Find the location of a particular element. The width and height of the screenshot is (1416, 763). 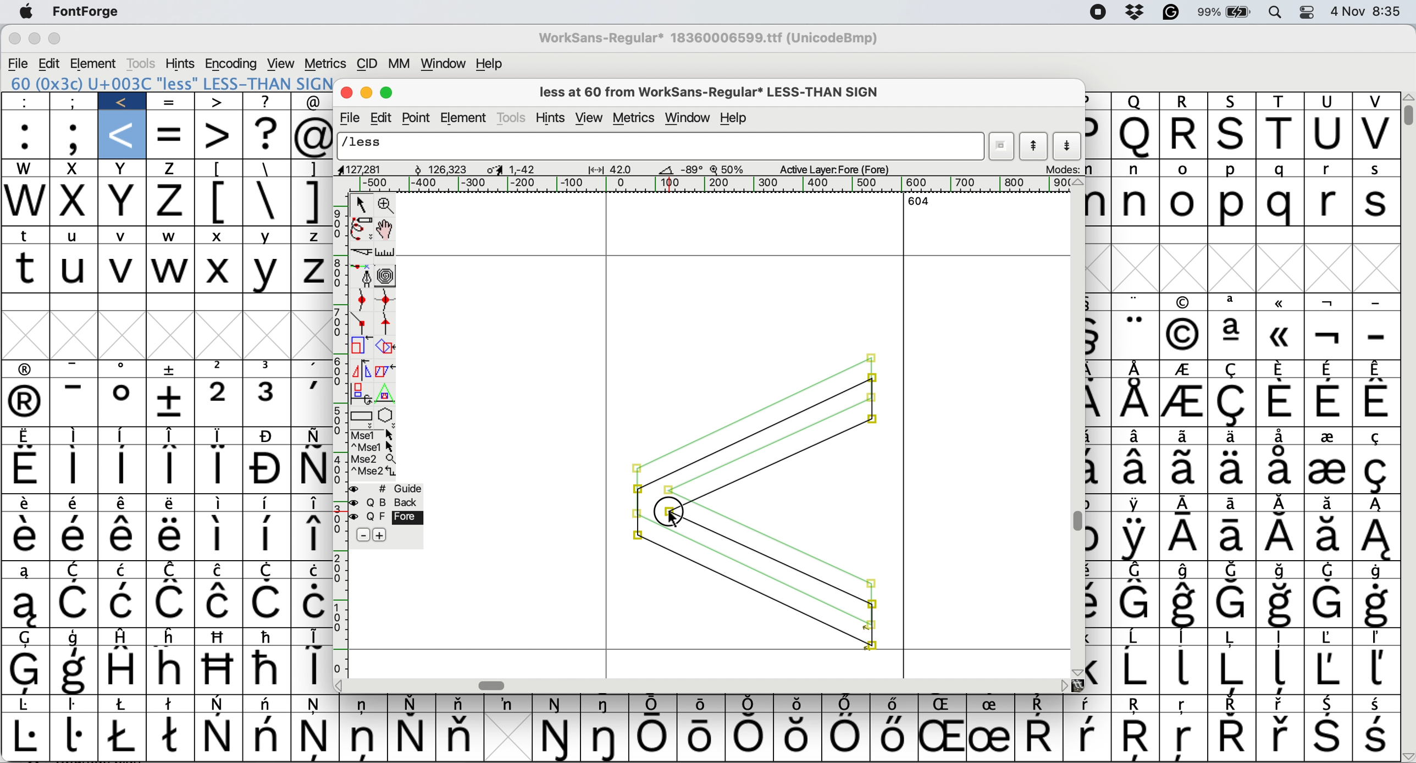

s is located at coordinates (1378, 203).